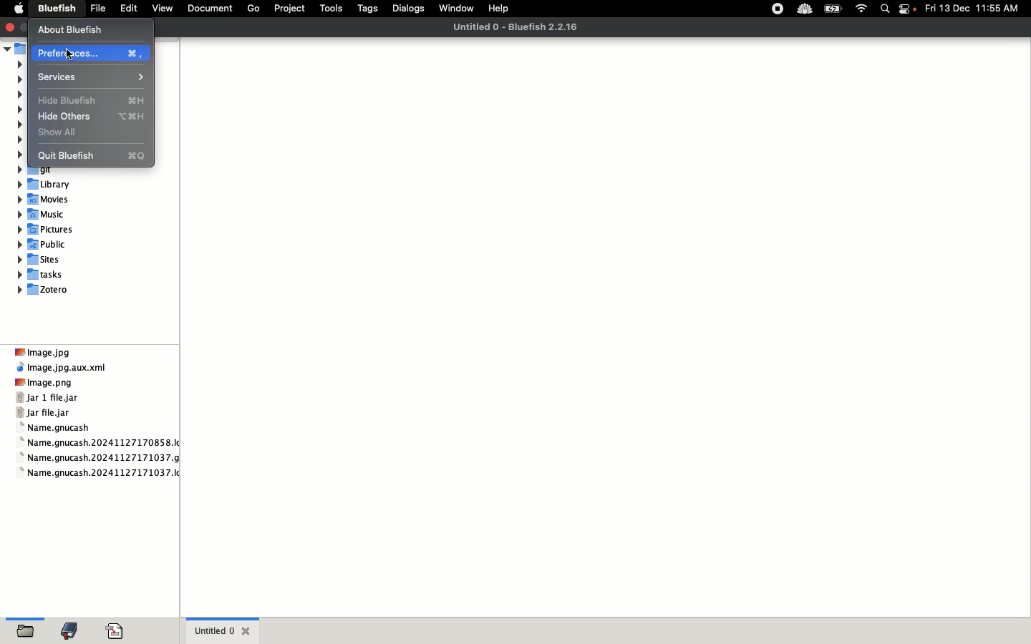 The width and height of the screenshot is (1031, 644). Describe the element at coordinates (886, 10) in the screenshot. I see `Search` at that location.